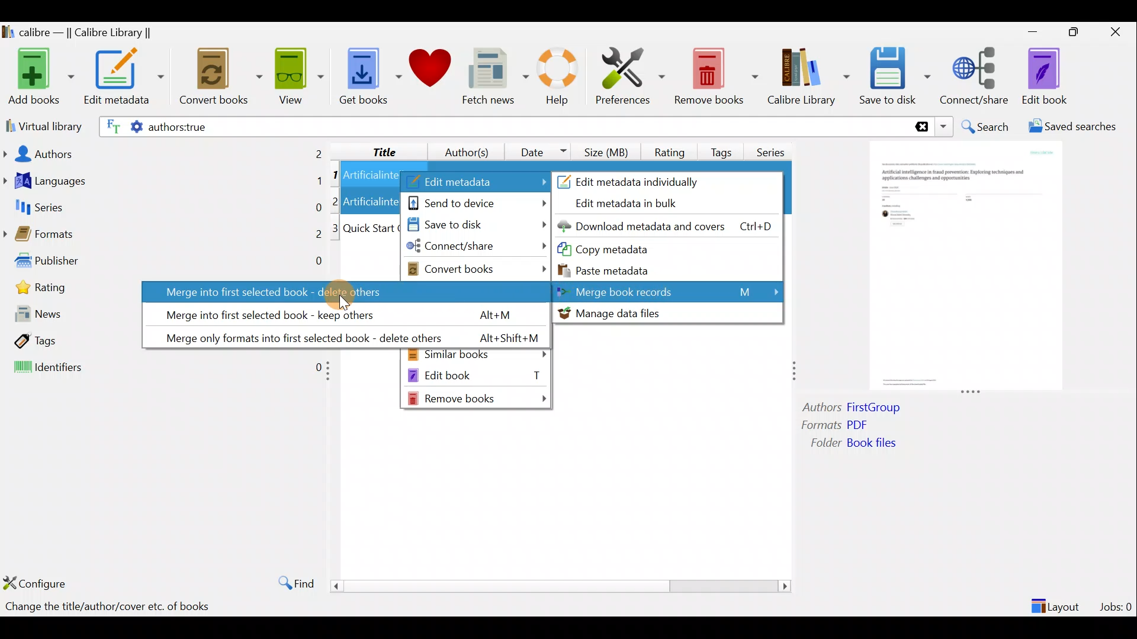 This screenshot has width=1137, height=639. I want to click on Merge into first selected book - keep others  Alt+M, so click(337, 312).